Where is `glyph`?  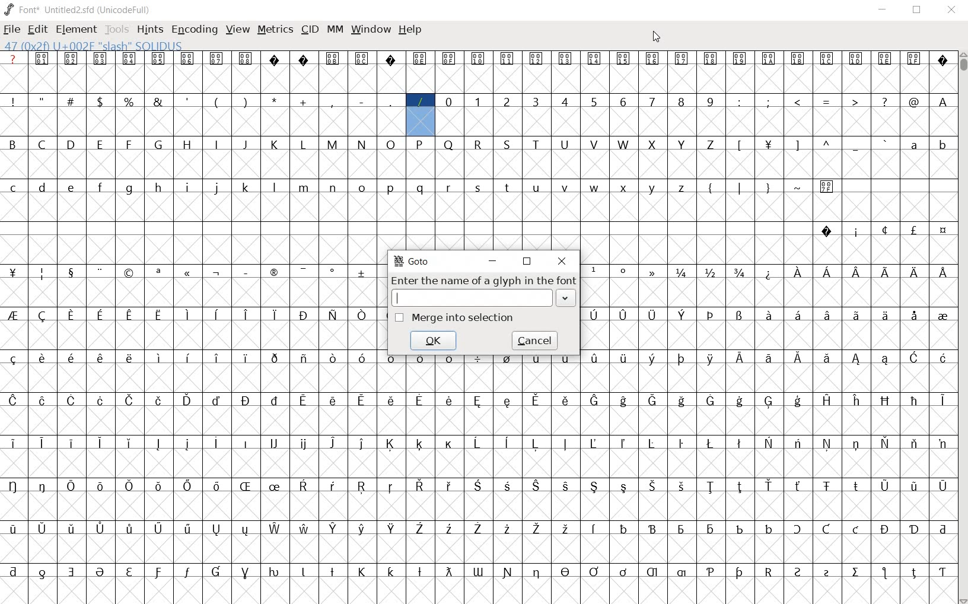 glyph is located at coordinates (448, 486).